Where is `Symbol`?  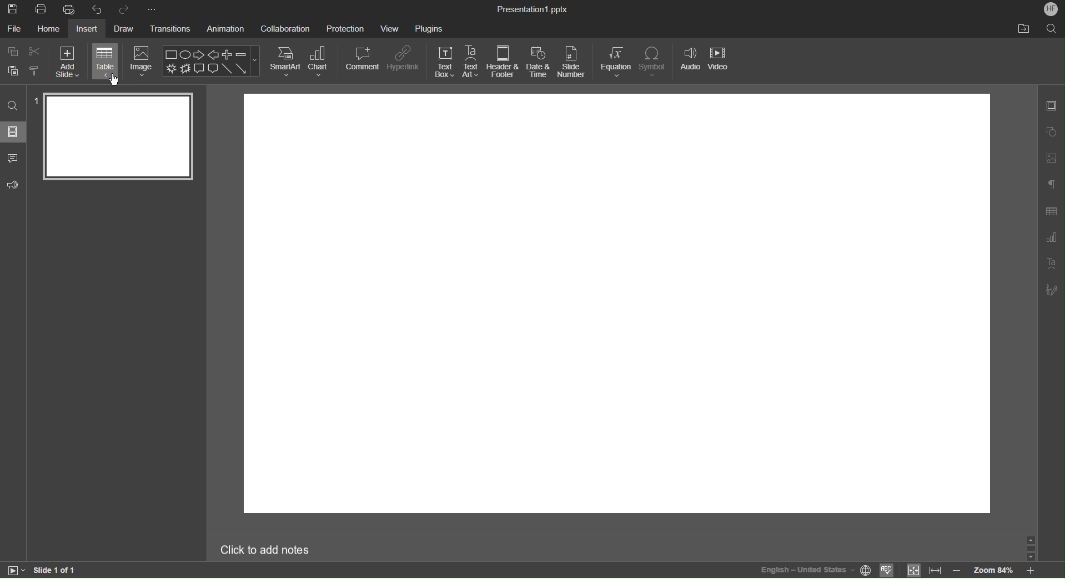 Symbol is located at coordinates (655, 62).